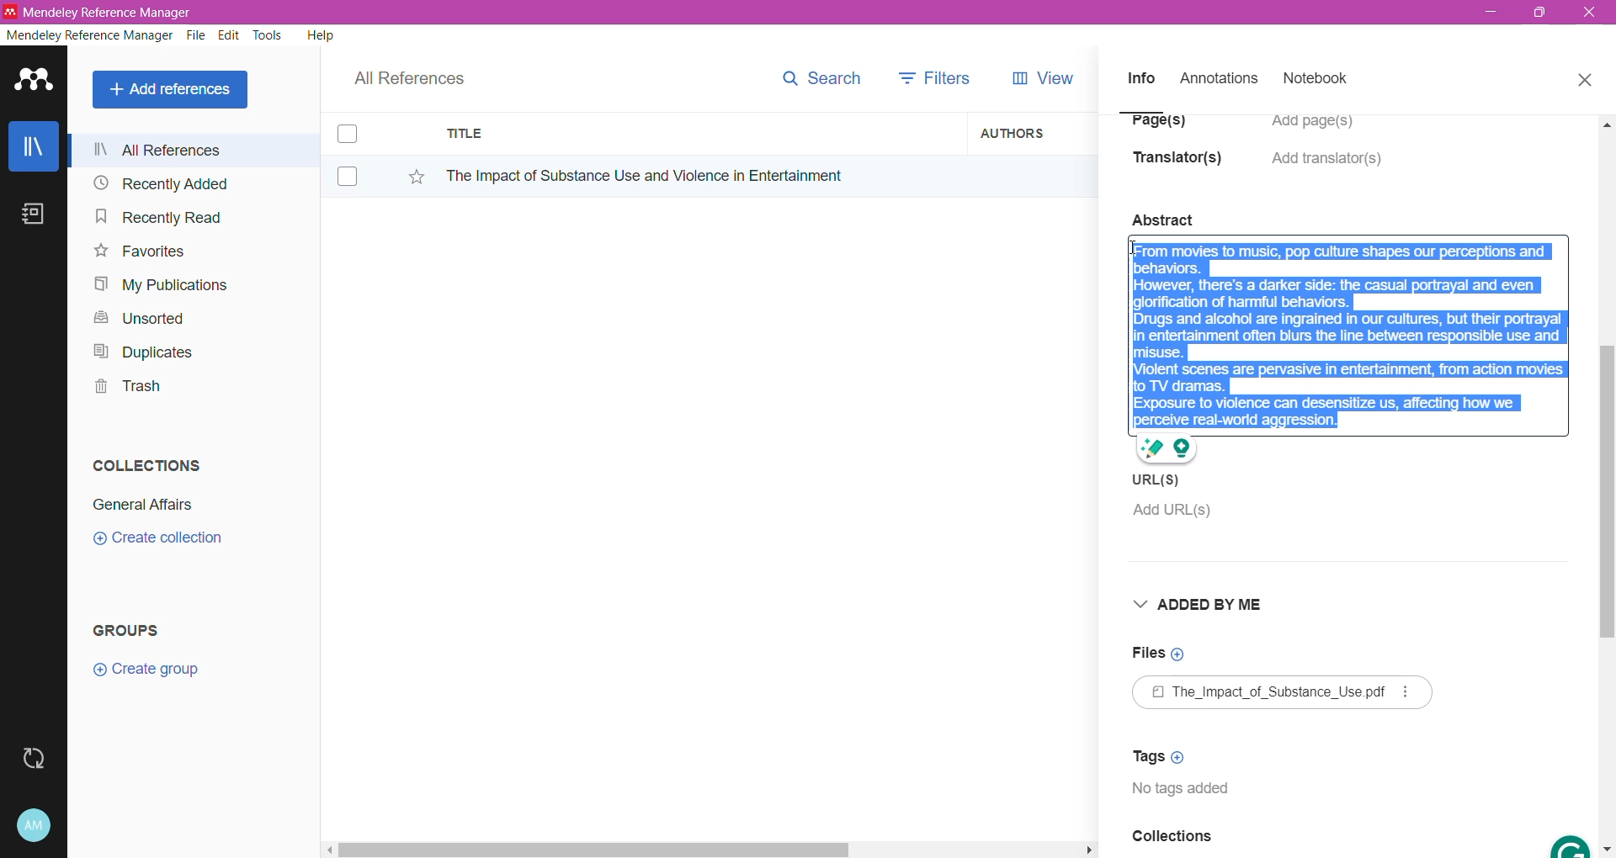 Image resolution: width=1616 pixels, height=858 pixels. Describe the element at coordinates (37, 215) in the screenshot. I see `Notes` at that location.